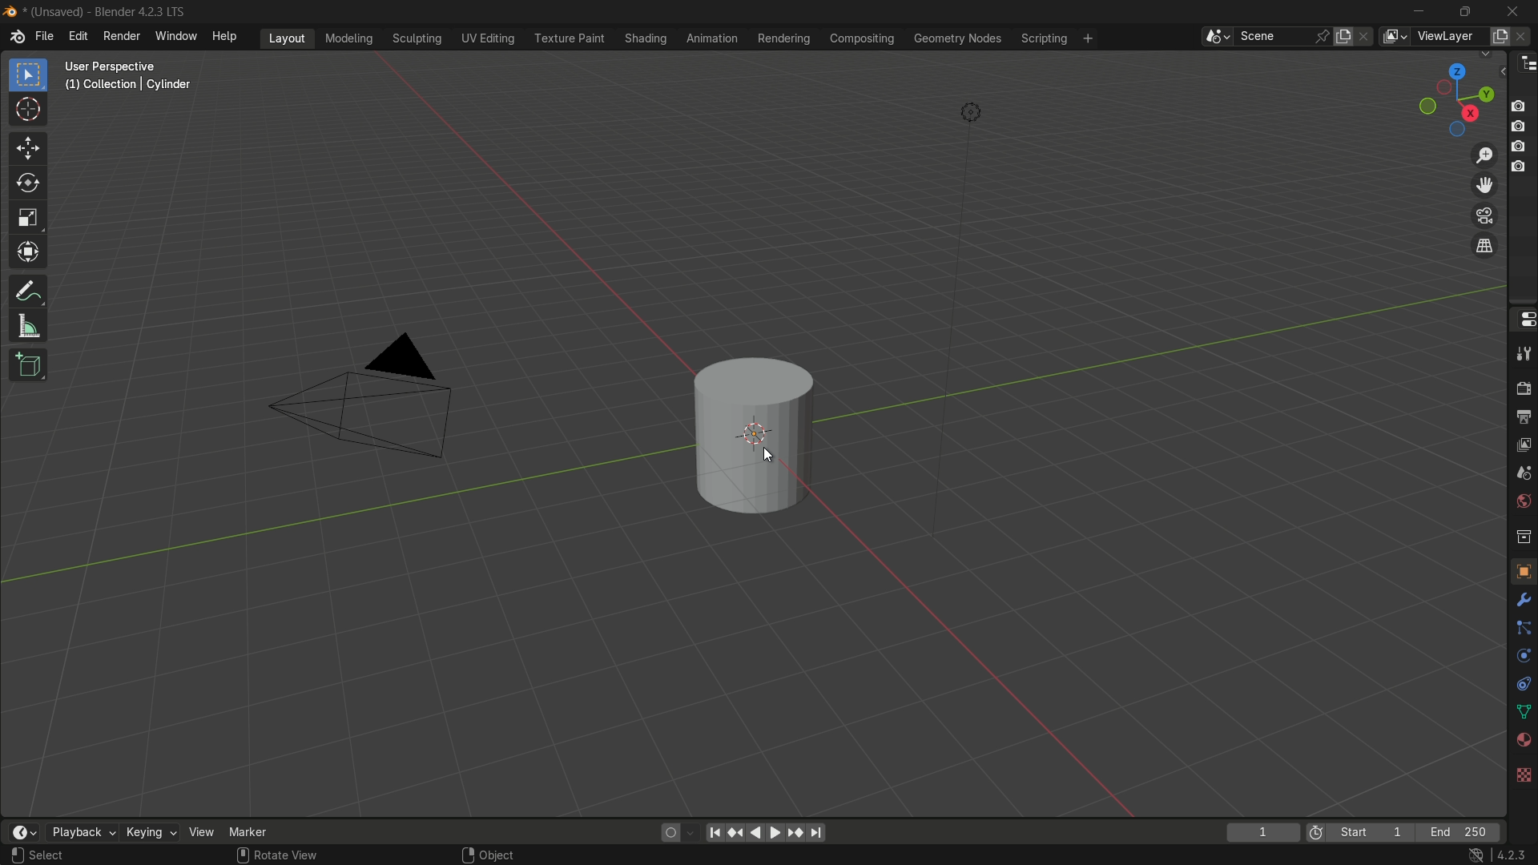 The image size is (1538, 865). I want to click on move the view, so click(1481, 185).